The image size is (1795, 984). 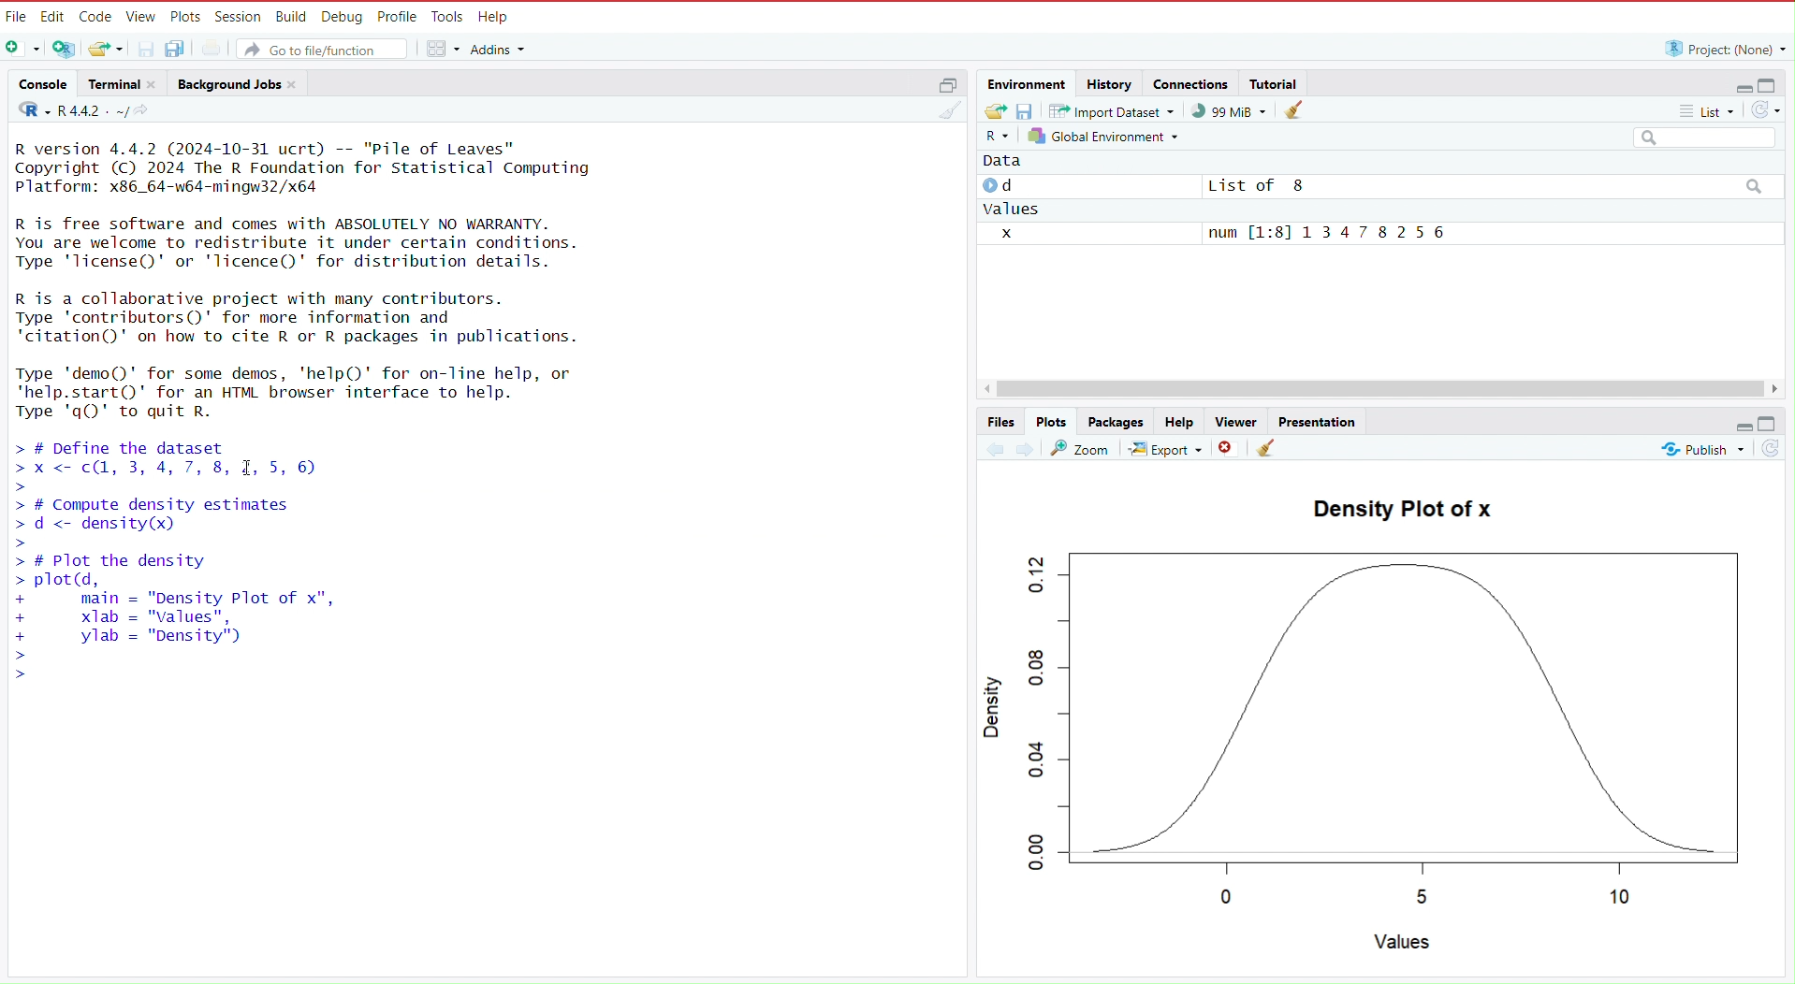 I want to click on files, so click(x=1001, y=420).